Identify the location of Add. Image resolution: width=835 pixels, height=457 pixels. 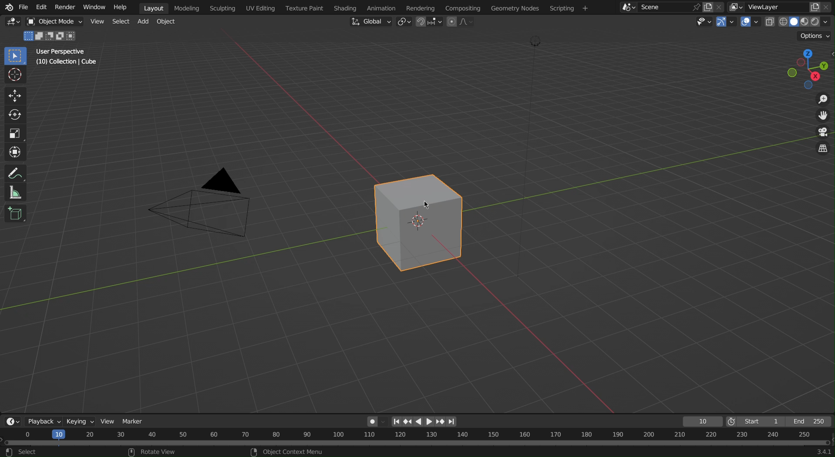
(143, 22).